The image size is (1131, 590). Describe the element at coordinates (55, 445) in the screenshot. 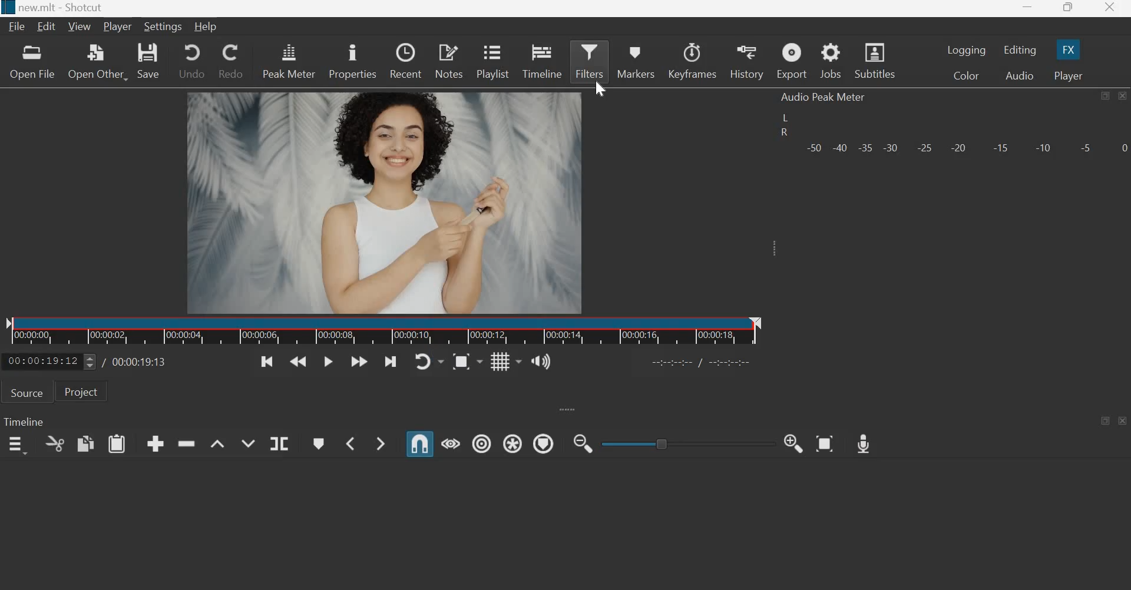

I see `cut` at that location.